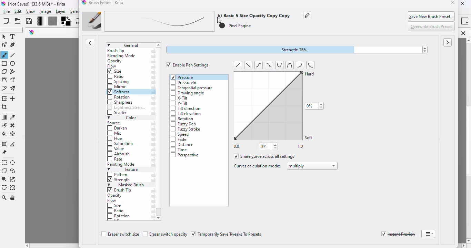  Describe the element at coordinates (297, 50) in the screenshot. I see `strength 76%` at that location.